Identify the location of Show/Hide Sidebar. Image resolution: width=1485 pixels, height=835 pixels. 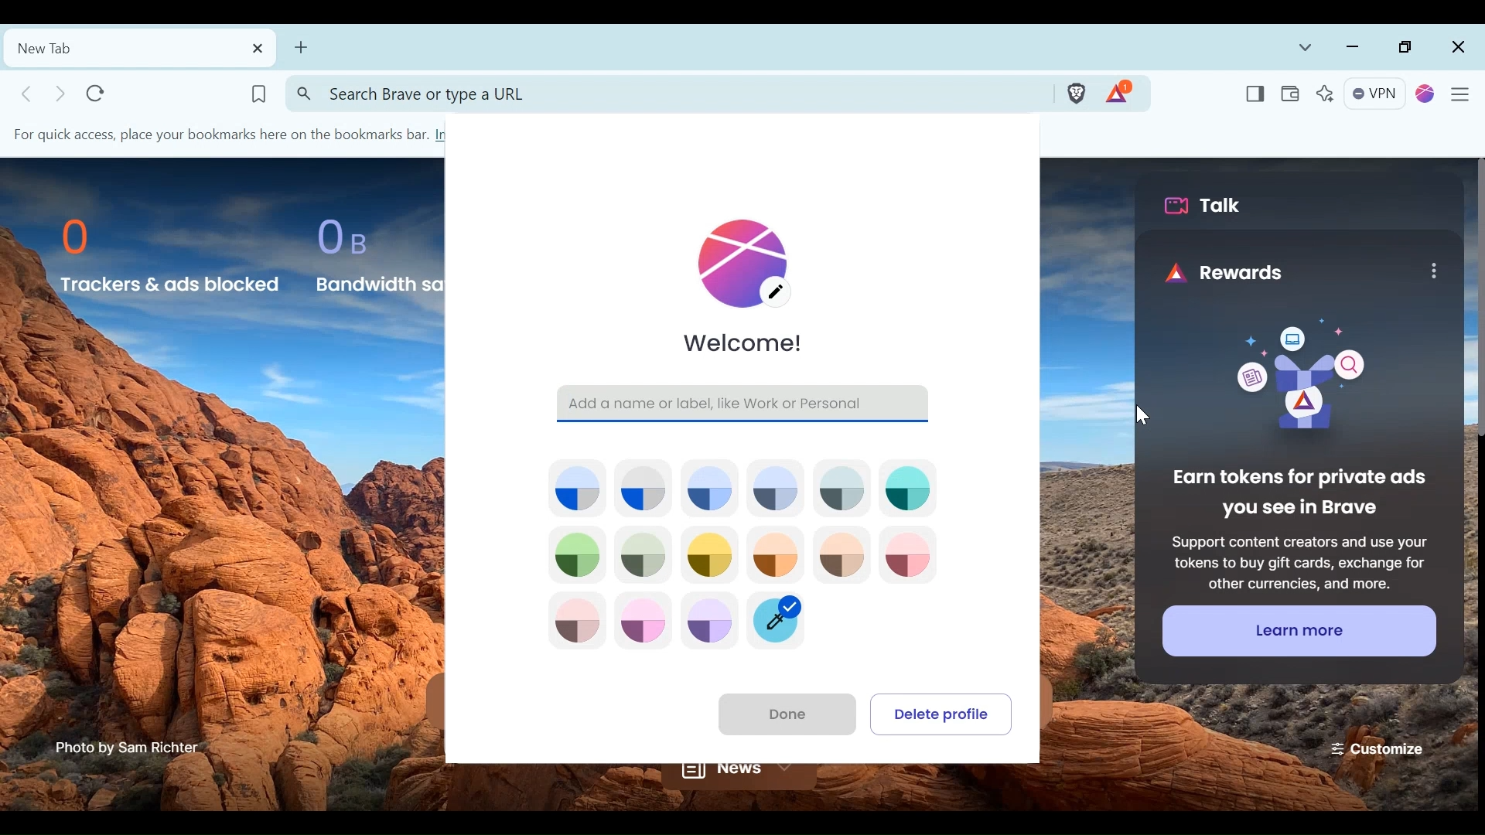
(1255, 95).